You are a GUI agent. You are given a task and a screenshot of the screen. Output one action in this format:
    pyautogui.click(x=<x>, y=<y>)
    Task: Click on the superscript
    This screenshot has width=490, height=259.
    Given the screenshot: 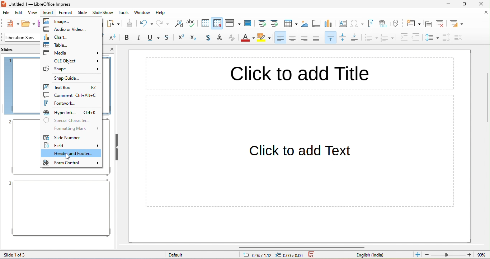 What is the action you would take?
    pyautogui.click(x=180, y=38)
    